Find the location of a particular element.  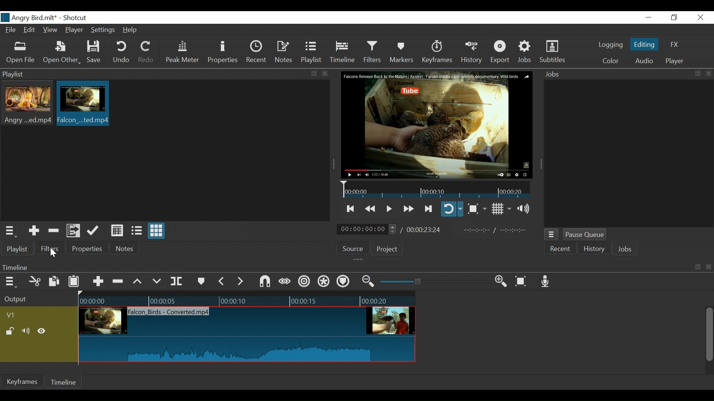

Project is located at coordinates (387, 249).